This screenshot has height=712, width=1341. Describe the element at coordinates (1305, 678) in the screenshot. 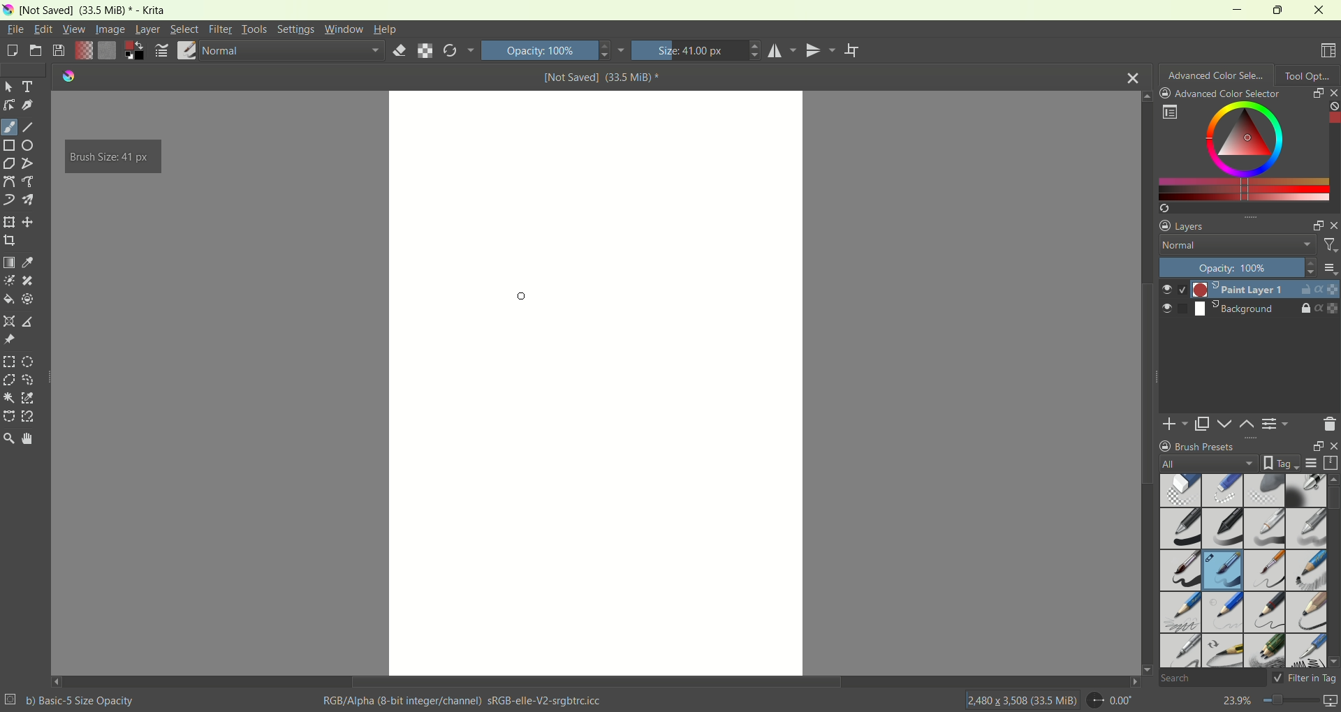

I see `filter in tag` at that location.